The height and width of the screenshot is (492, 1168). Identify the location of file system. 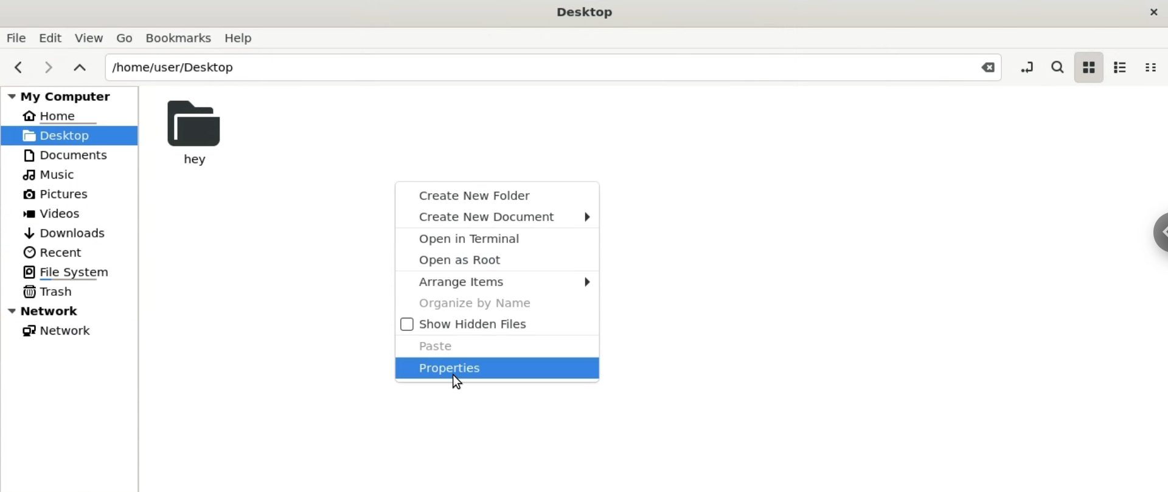
(69, 272).